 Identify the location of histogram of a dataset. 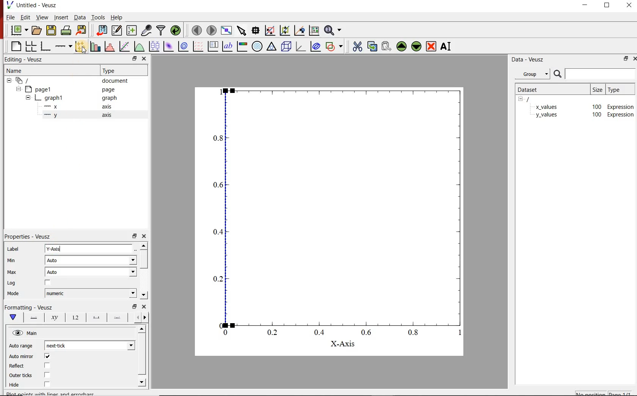
(110, 47).